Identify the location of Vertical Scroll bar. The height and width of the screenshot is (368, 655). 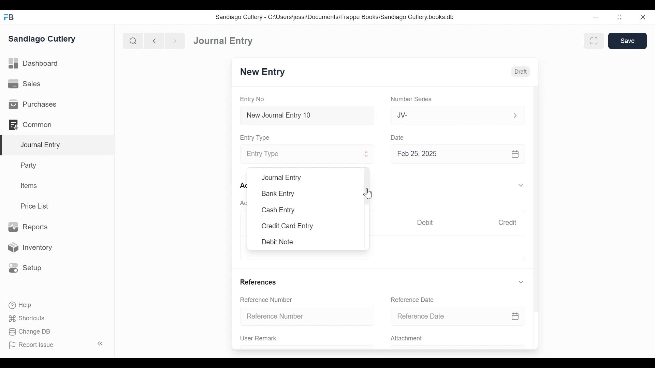
(537, 195).